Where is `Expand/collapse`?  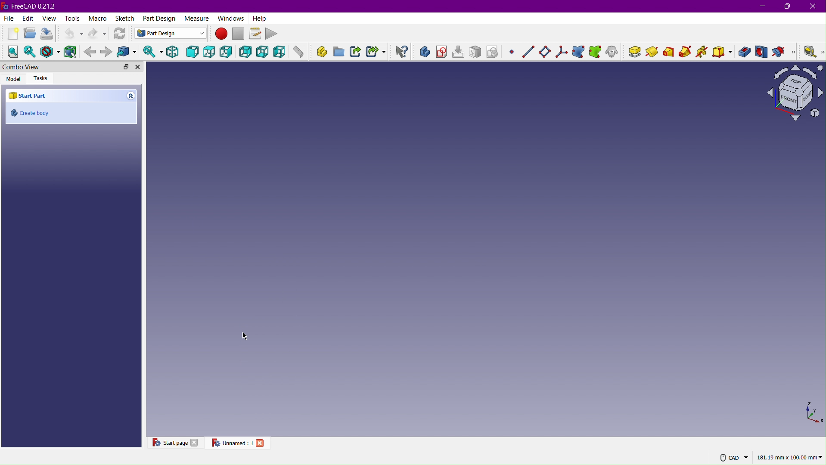 Expand/collapse is located at coordinates (132, 94).